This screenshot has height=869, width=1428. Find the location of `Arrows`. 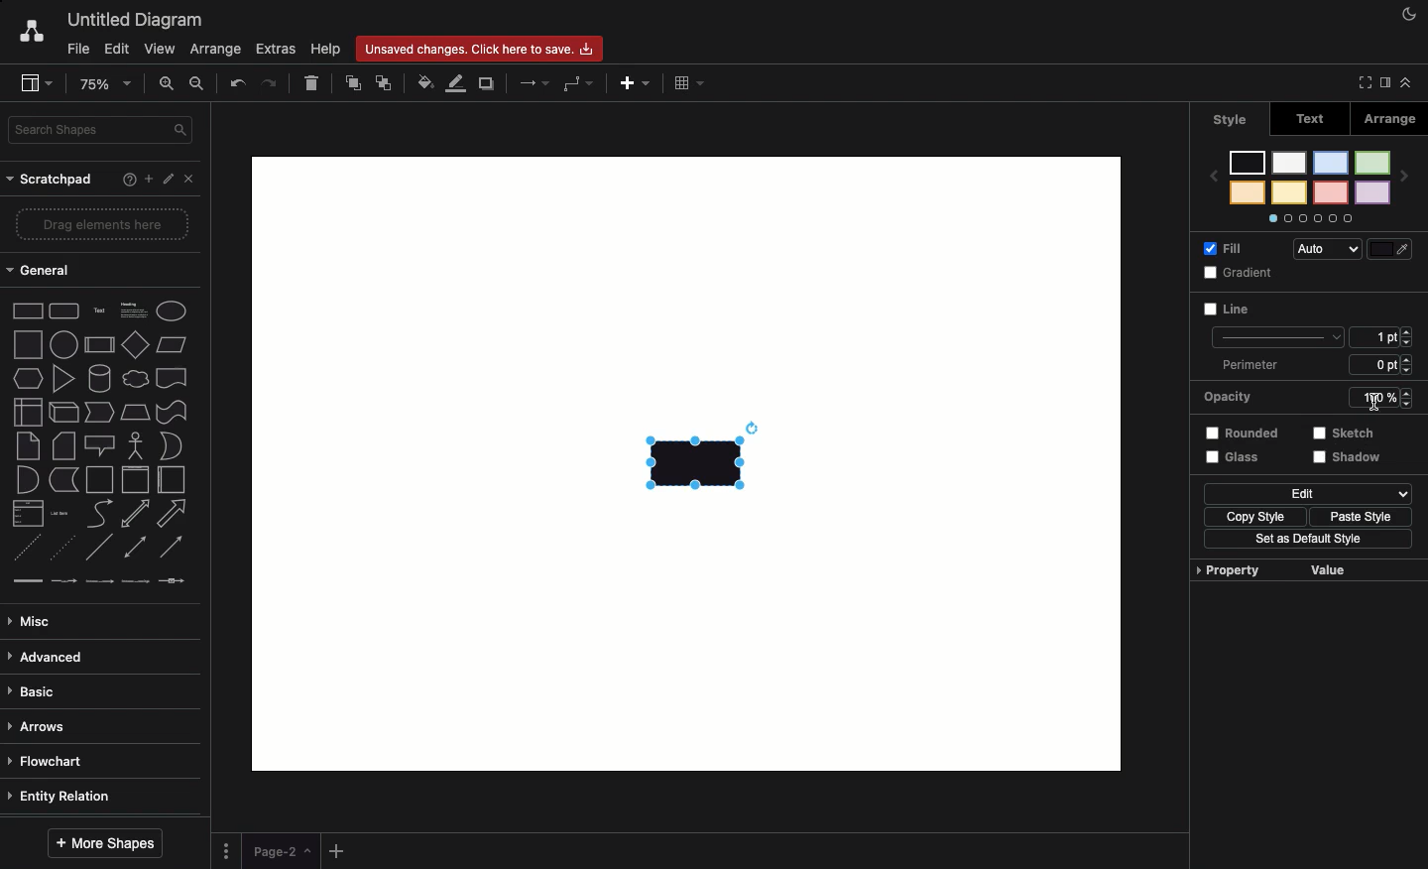

Arrows is located at coordinates (530, 82).